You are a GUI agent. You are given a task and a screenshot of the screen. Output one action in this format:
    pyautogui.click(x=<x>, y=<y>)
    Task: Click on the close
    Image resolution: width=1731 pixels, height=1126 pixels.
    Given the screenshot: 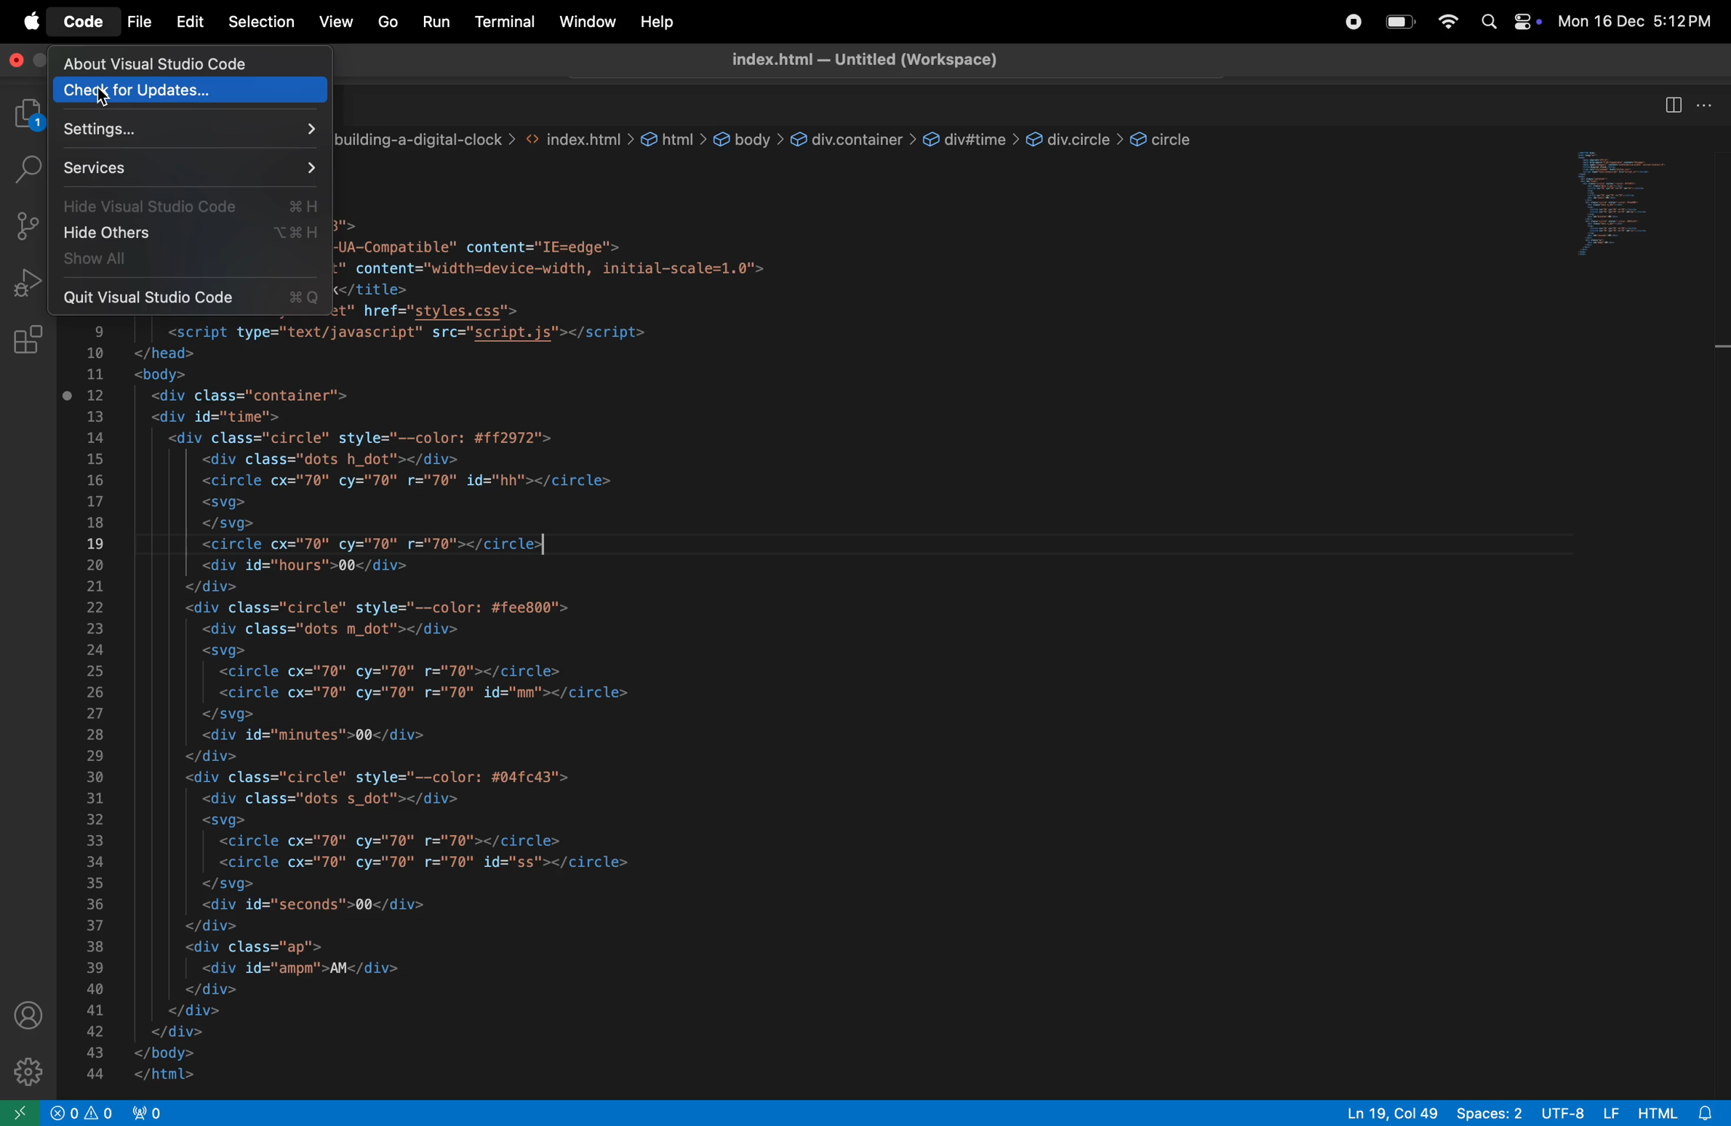 What is the action you would take?
    pyautogui.click(x=17, y=62)
    